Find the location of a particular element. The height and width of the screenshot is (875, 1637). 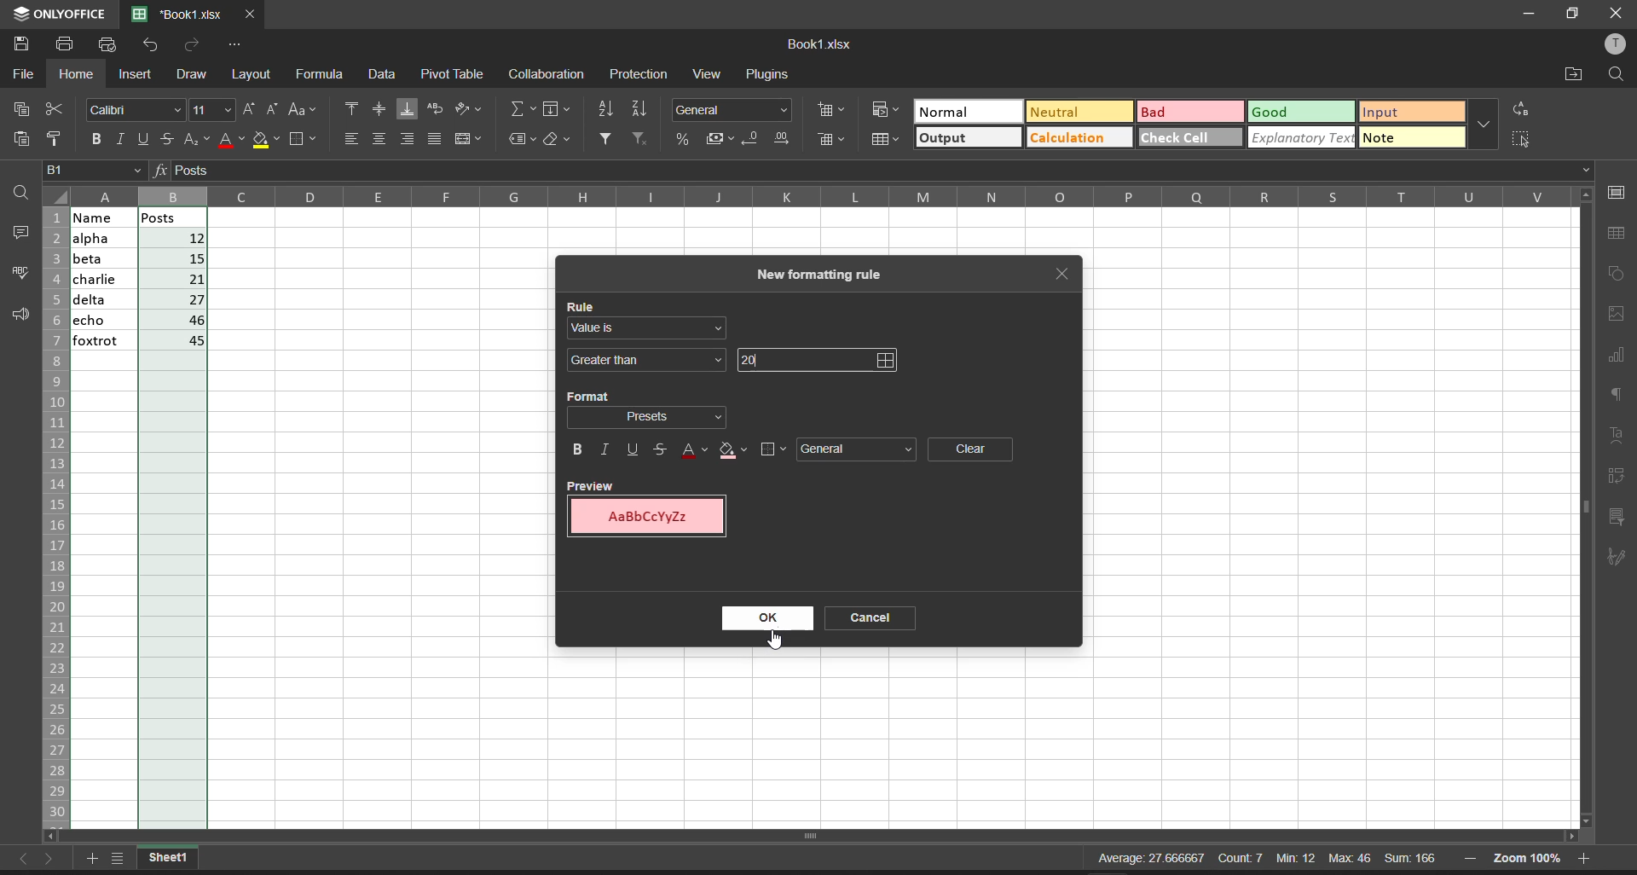

orientation is located at coordinates (473, 107).